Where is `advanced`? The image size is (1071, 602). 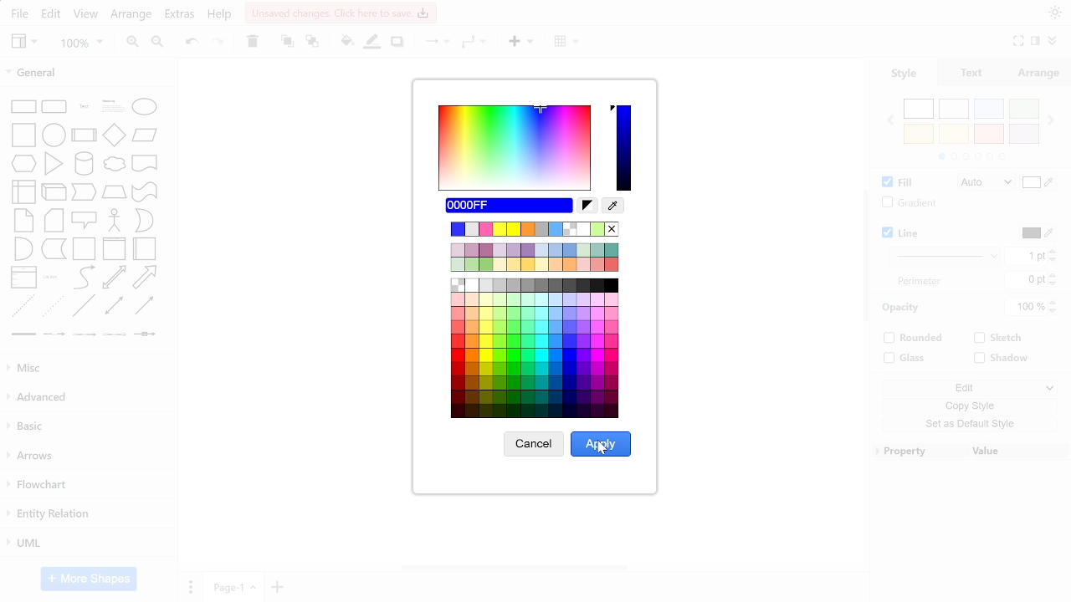
advanced is located at coordinates (86, 398).